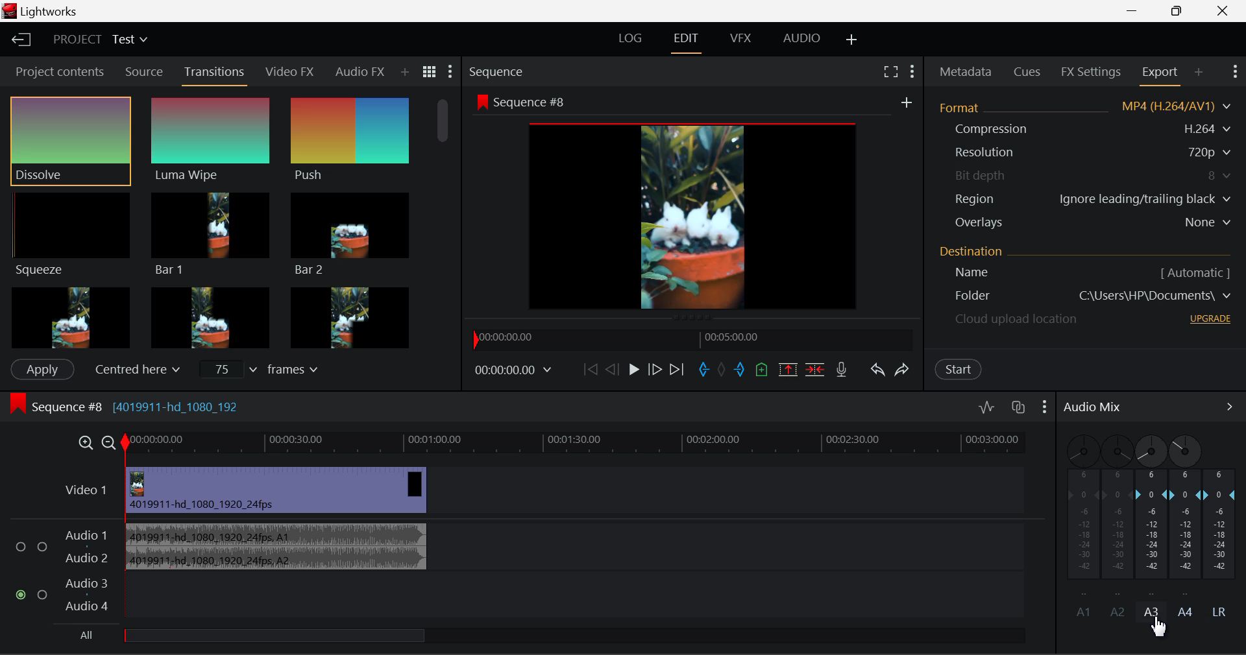  I want to click on Toggle auto track sync, so click(1016, 411).